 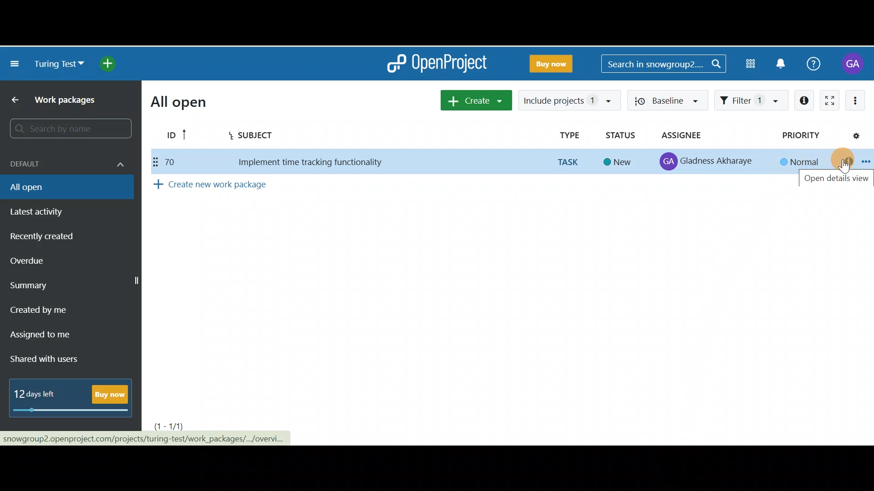 I want to click on Implement time tracking functionality, so click(x=320, y=162).